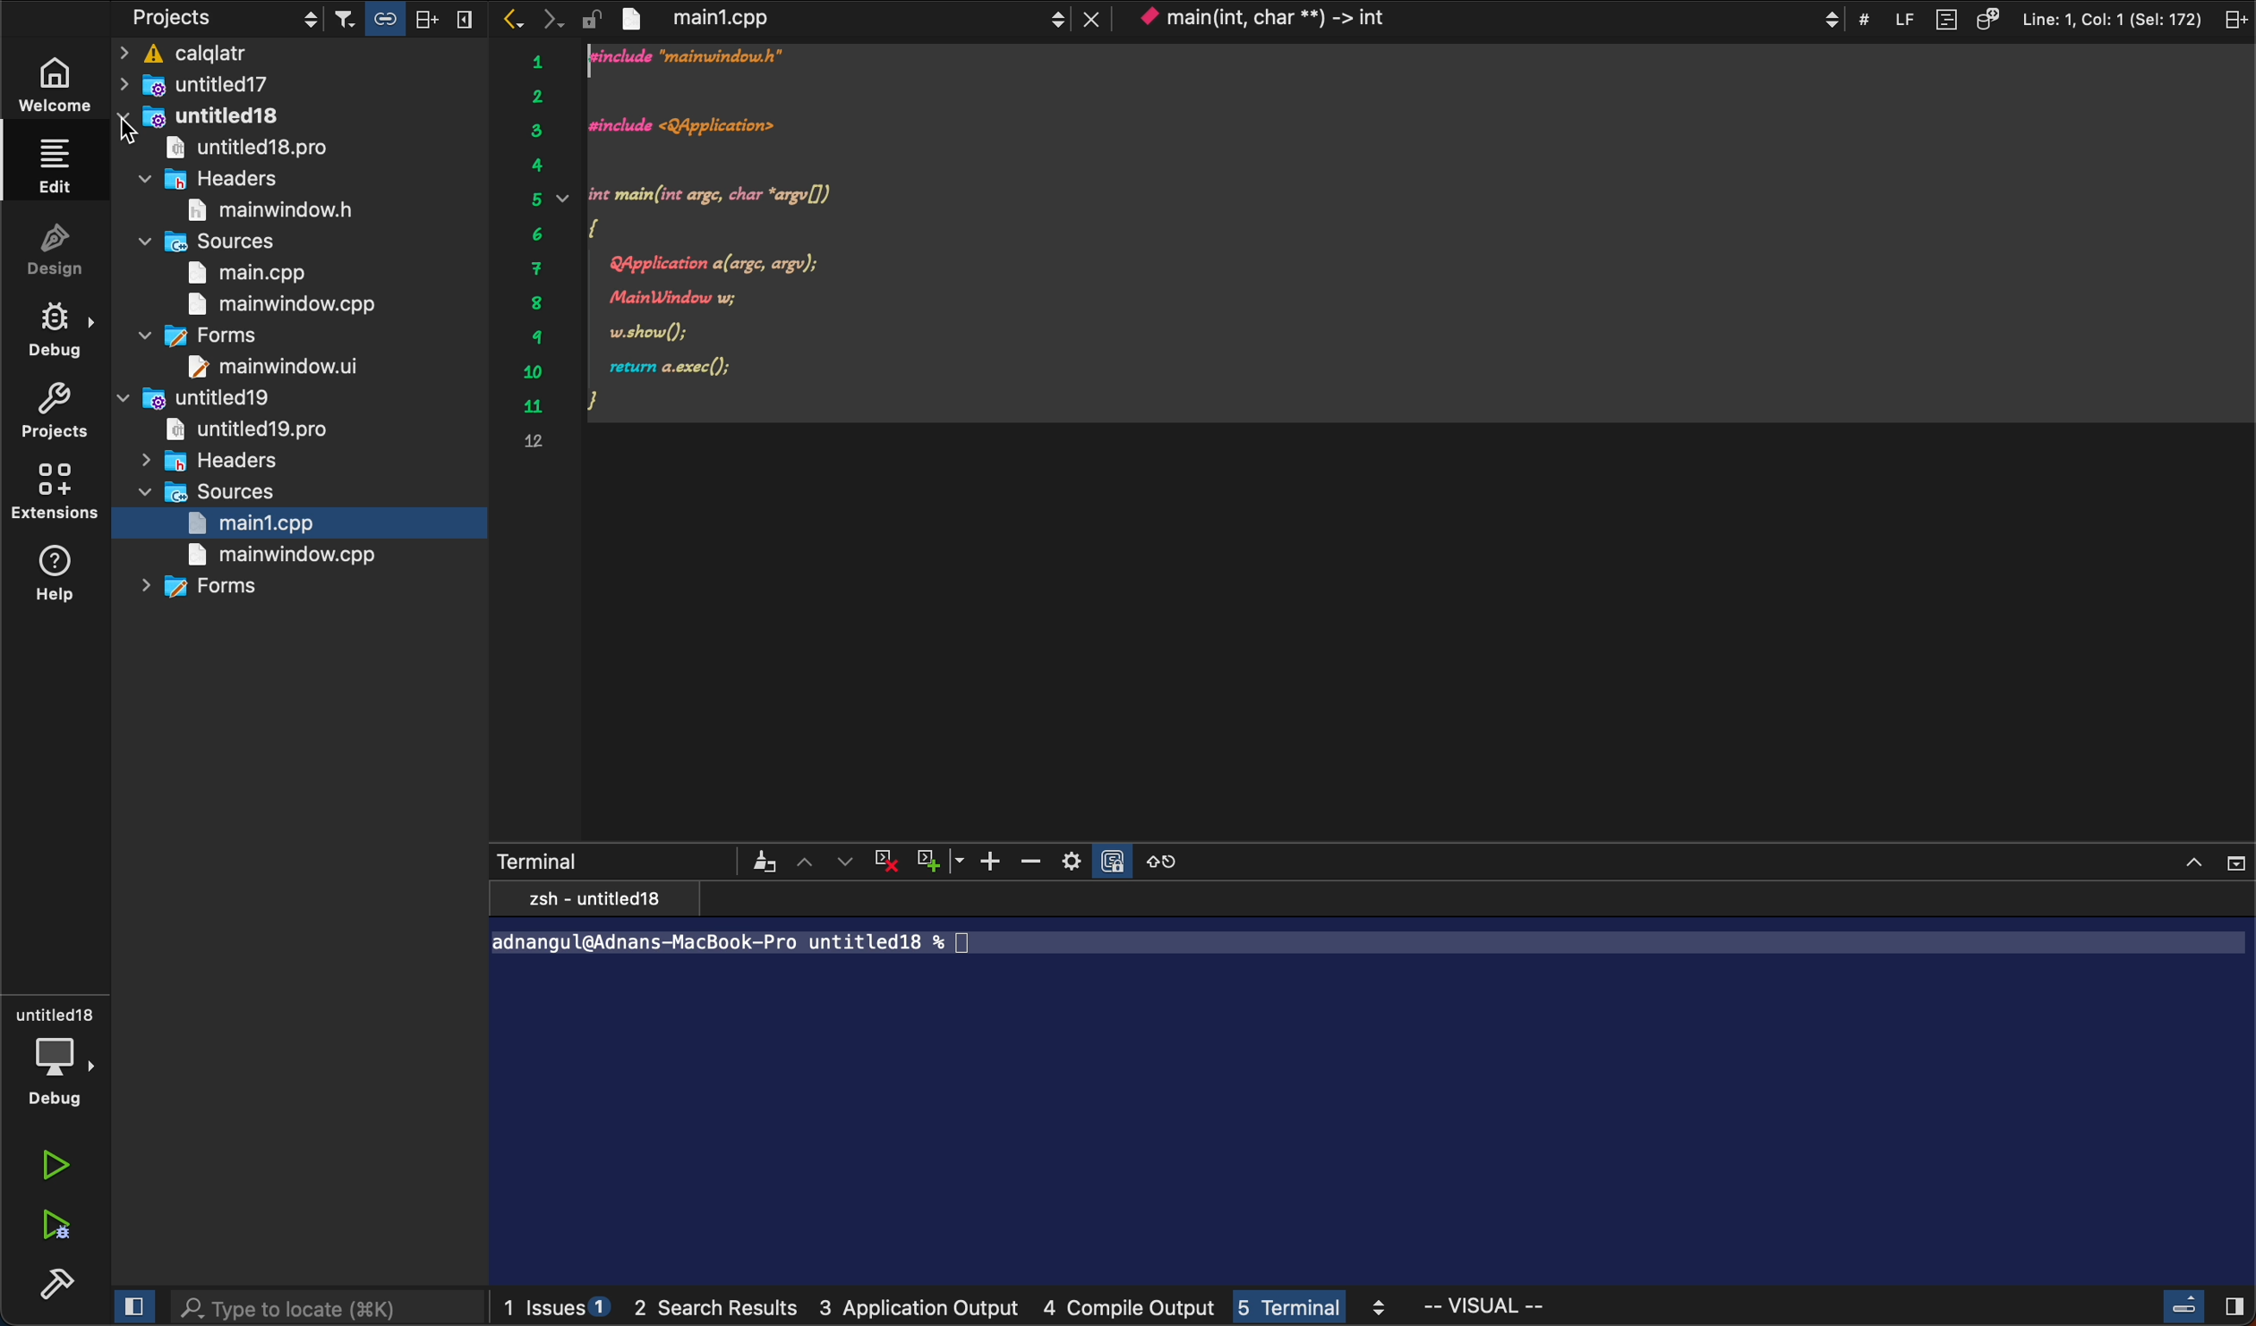 The height and width of the screenshot is (1326, 2256). Describe the element at coordinates (1034, 863) in the screenshot. I see `zoom out` at that location.